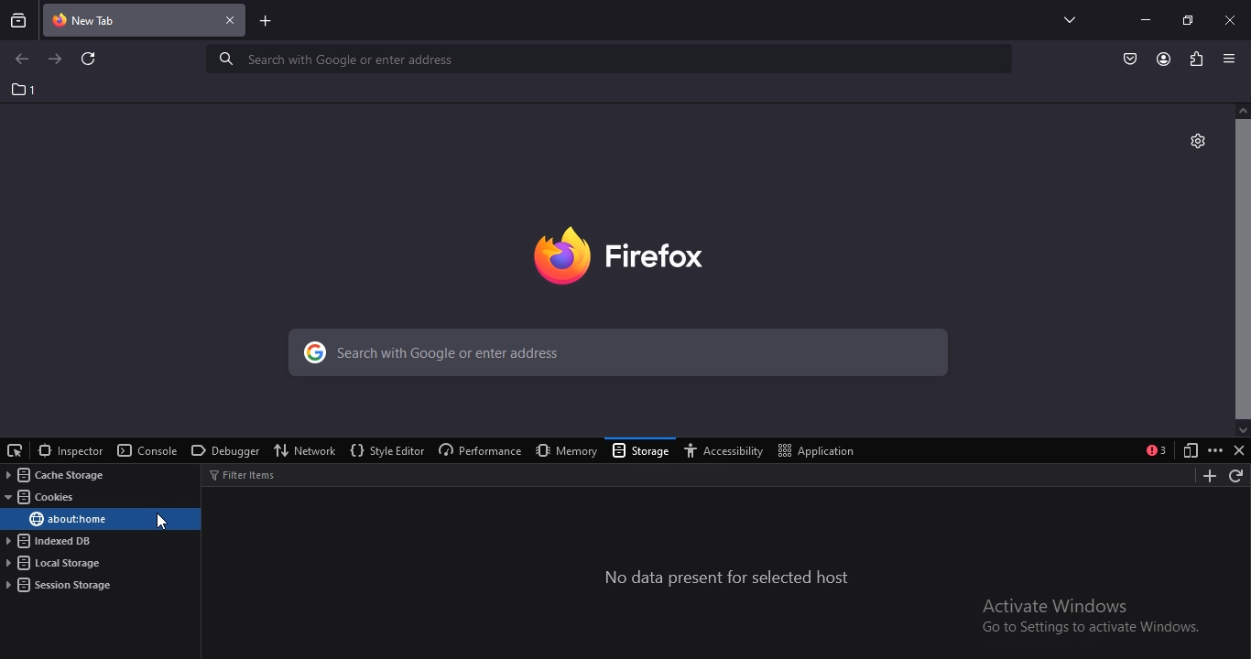  What do you see at coordinates (477, 451) in the screenshot?
I see `performance` at bounding box center [477, 451].